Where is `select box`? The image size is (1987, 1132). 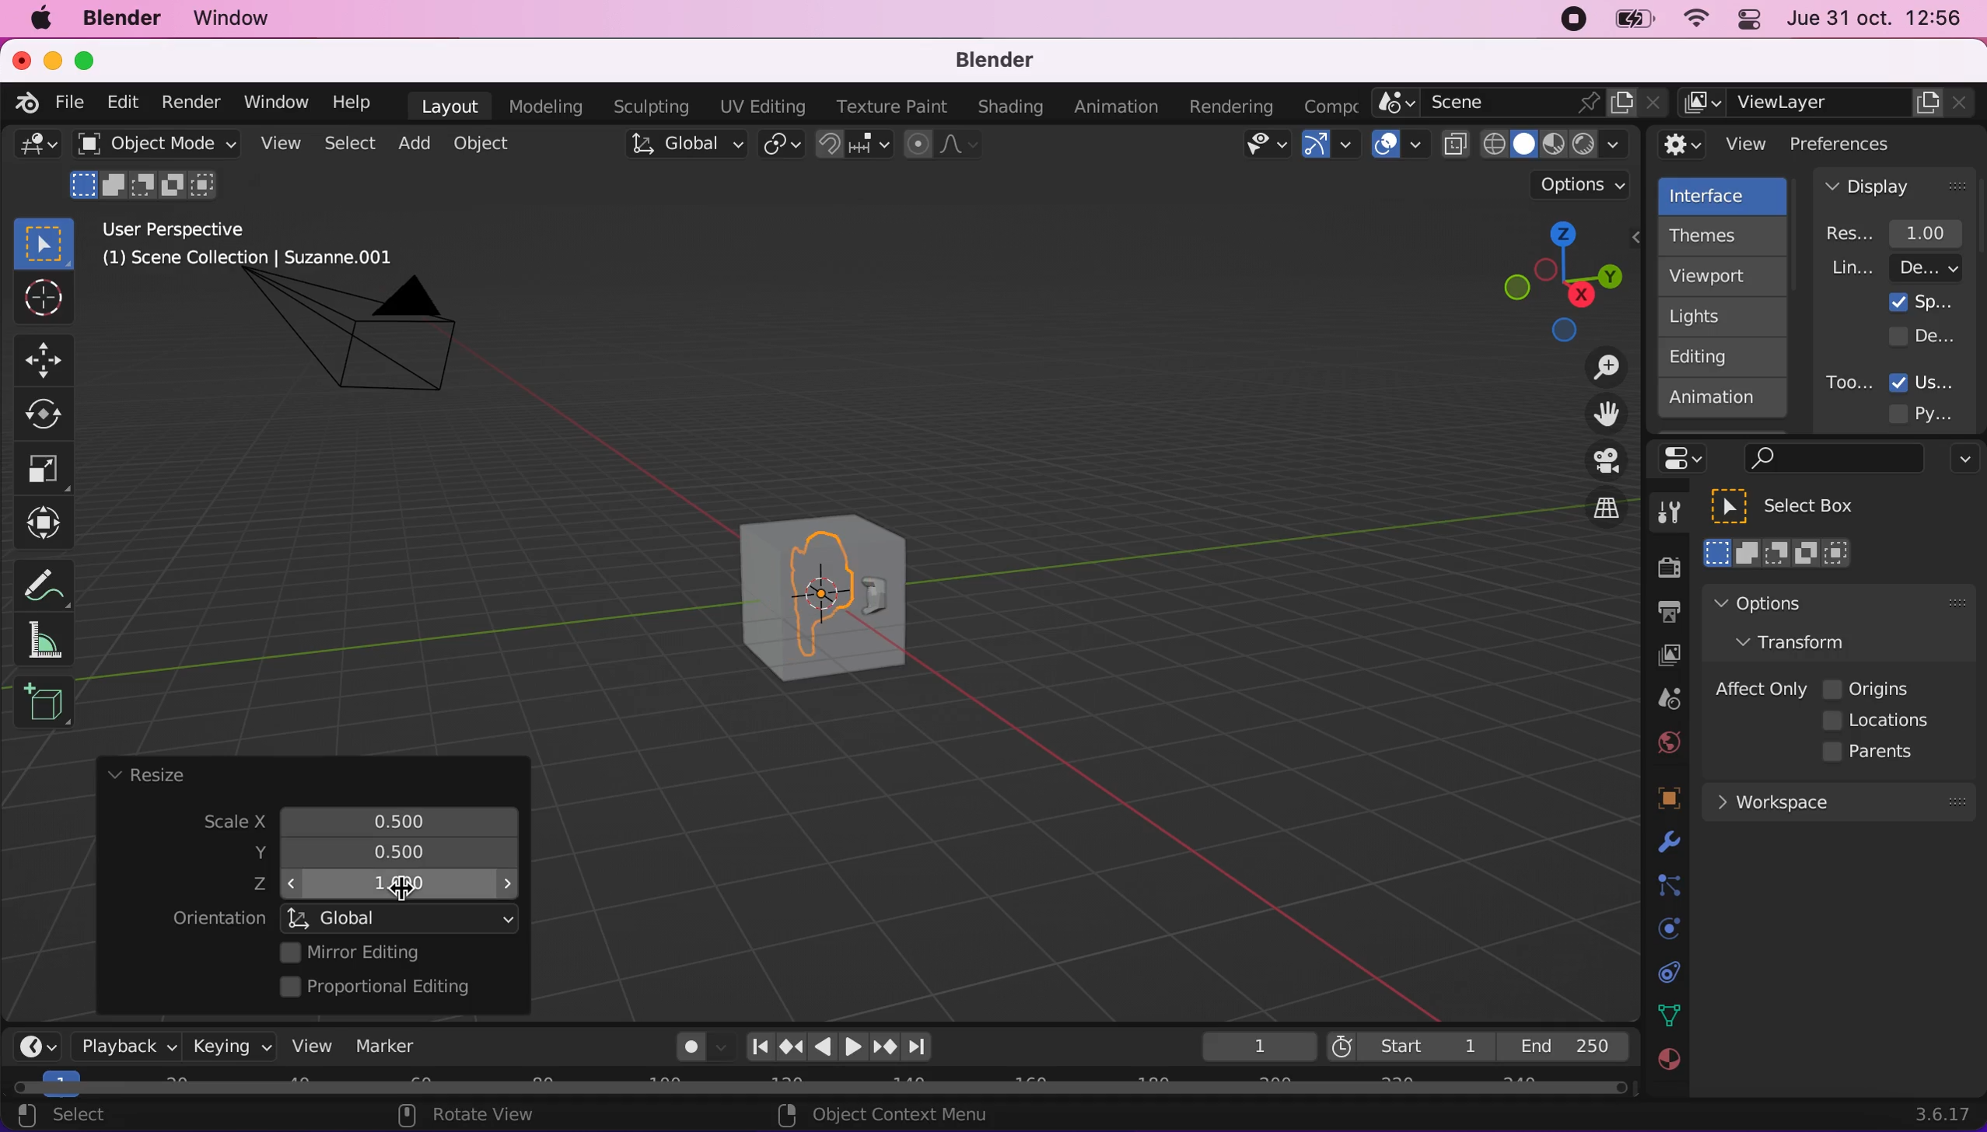 select box is located at coordinates (1803, 506).